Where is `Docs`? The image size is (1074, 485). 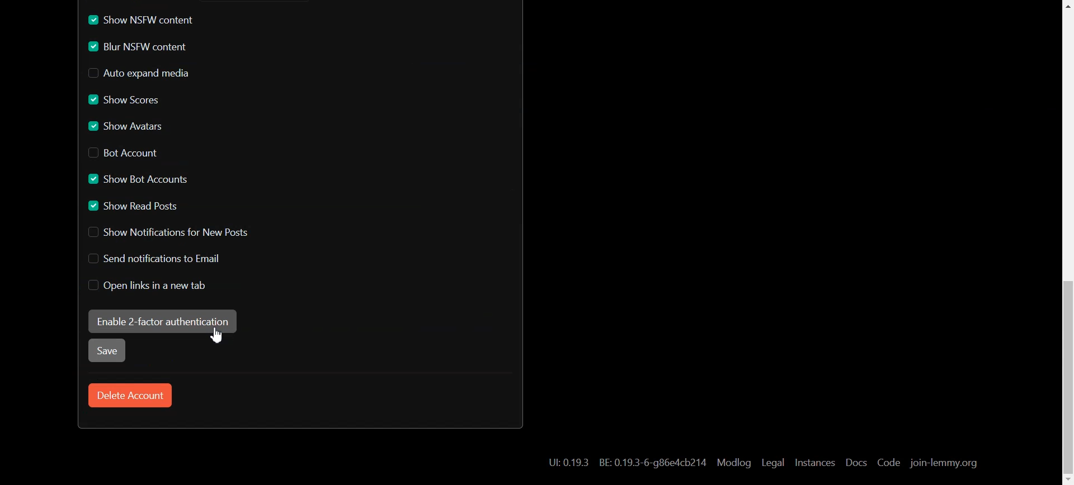
Docs is located at coordinates (855, 463).